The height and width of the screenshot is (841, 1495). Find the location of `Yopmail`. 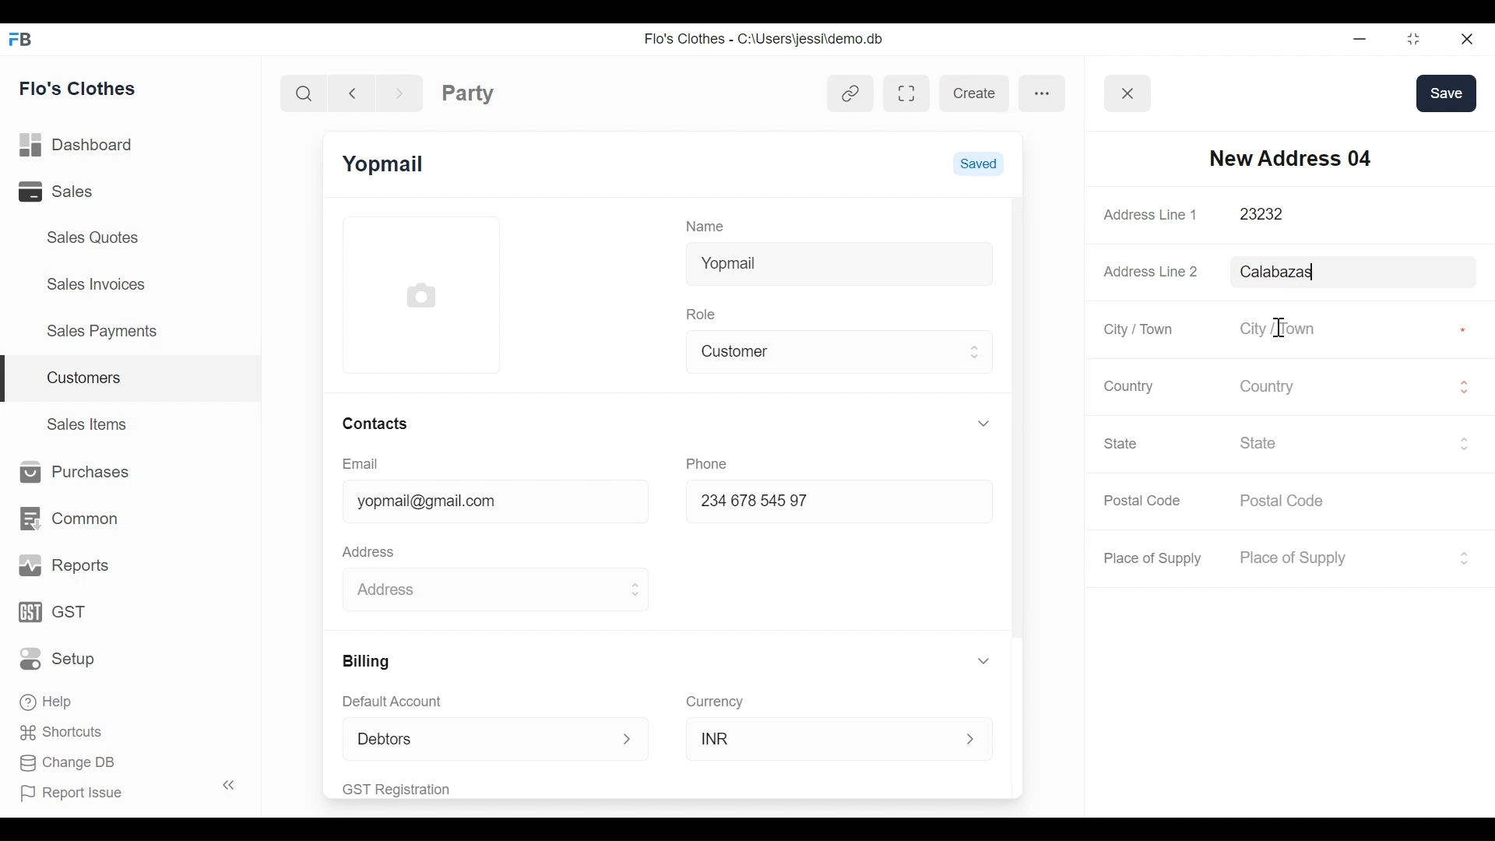

Yopmail is located at coordinates (385, 164).